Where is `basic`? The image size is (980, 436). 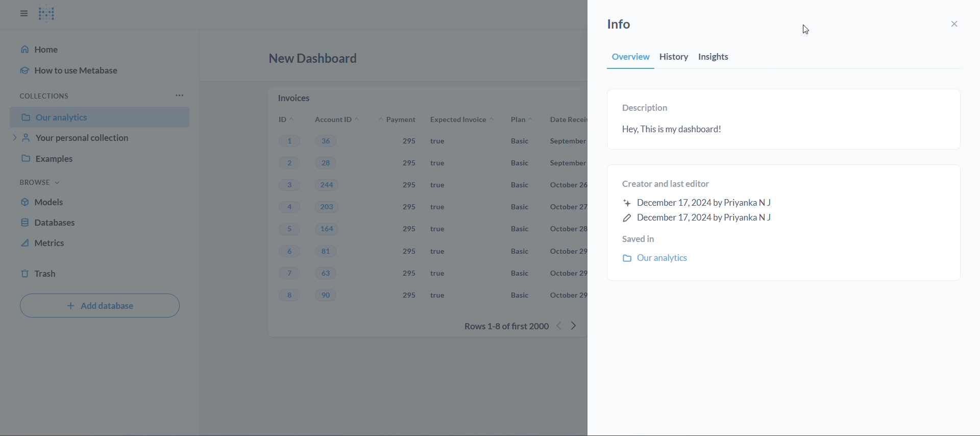
basic is located at coordinates (520, 164).